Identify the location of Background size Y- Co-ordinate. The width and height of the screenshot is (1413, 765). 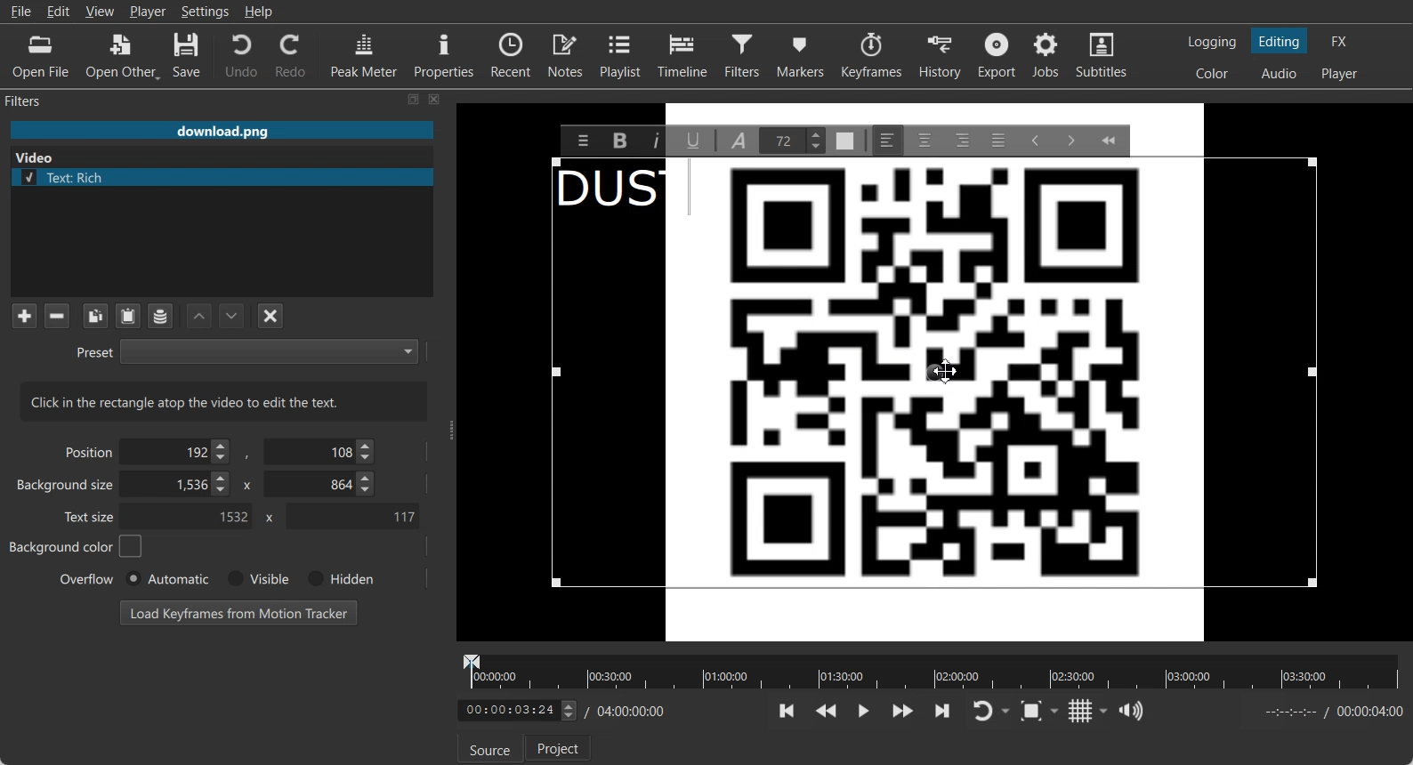
(321, 486).